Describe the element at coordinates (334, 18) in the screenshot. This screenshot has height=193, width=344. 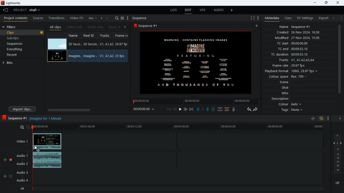
I see `add` at that location.